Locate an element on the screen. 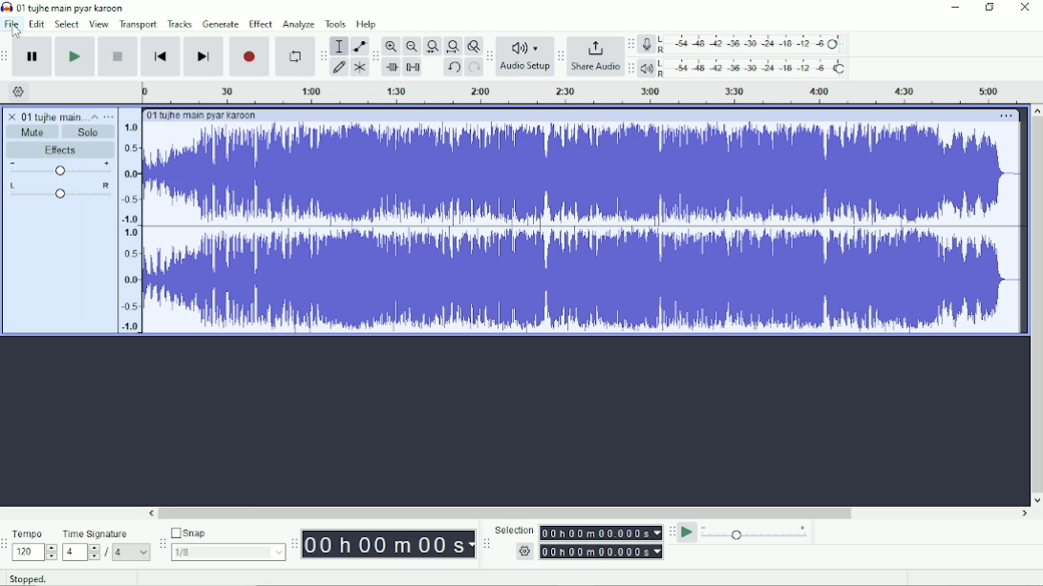 This screenshot has width=1043, height=586. Pause is located at coordinates (32, 57).